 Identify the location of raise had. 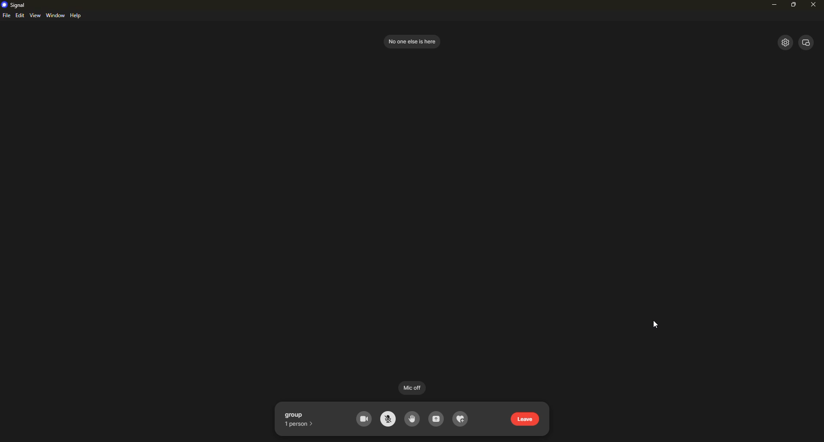
(411, 419).